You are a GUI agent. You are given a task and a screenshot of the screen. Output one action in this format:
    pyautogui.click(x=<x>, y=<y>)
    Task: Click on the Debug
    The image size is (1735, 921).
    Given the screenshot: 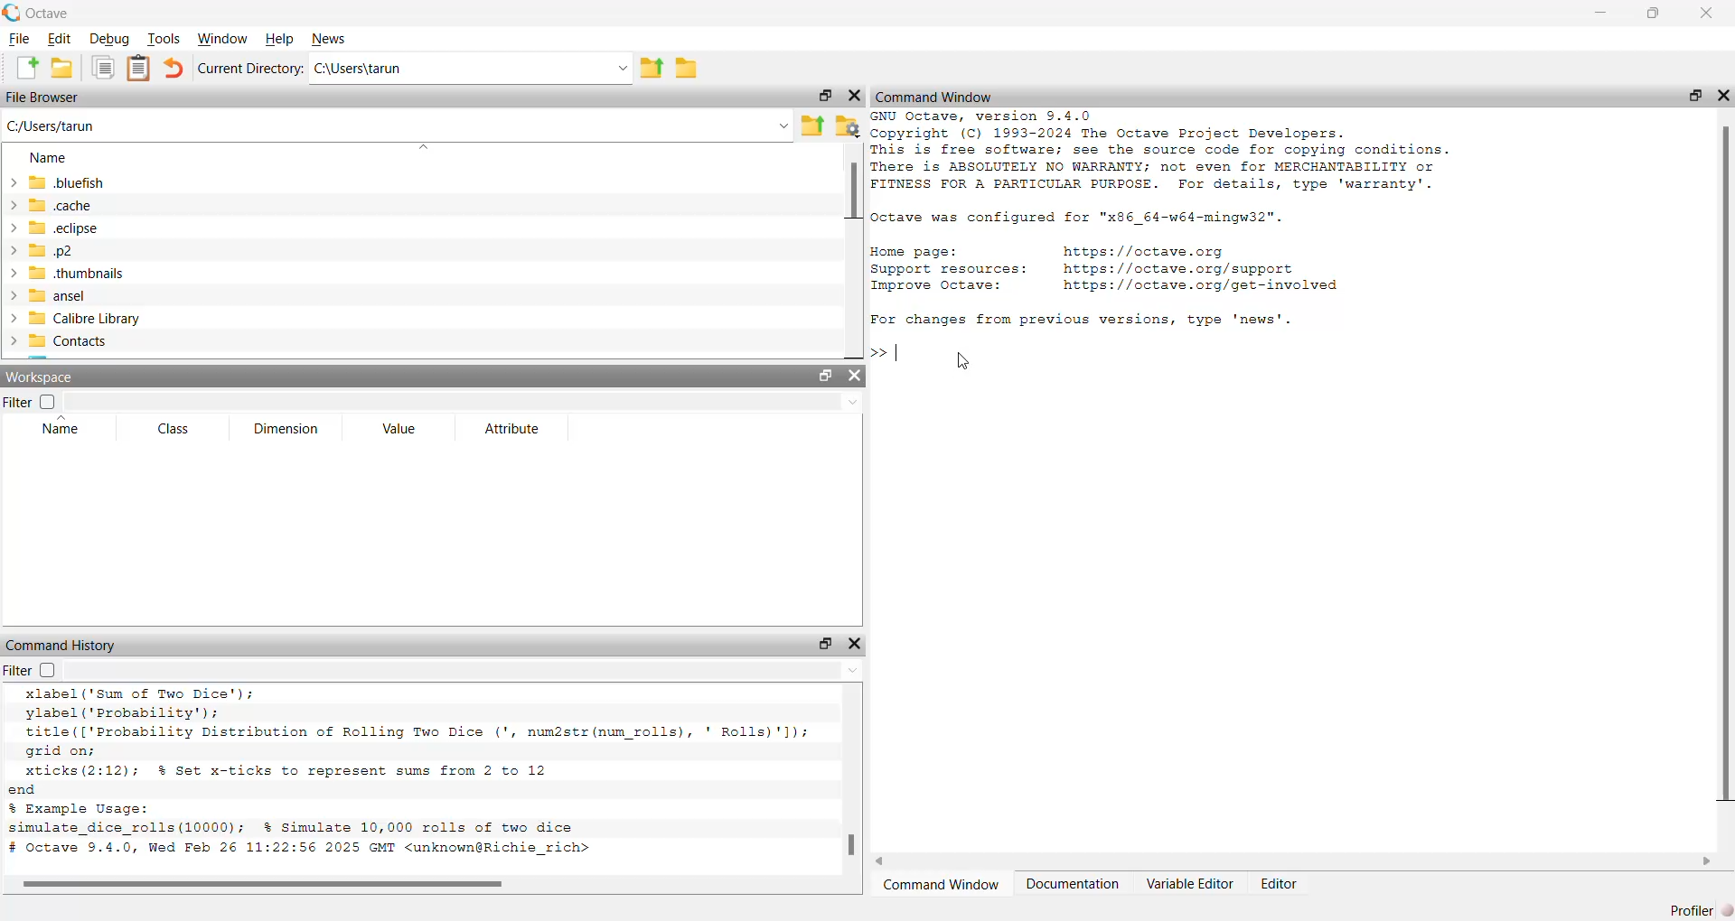 What is the action you would take?
    pyautogui.click(x=109, y=39)
    